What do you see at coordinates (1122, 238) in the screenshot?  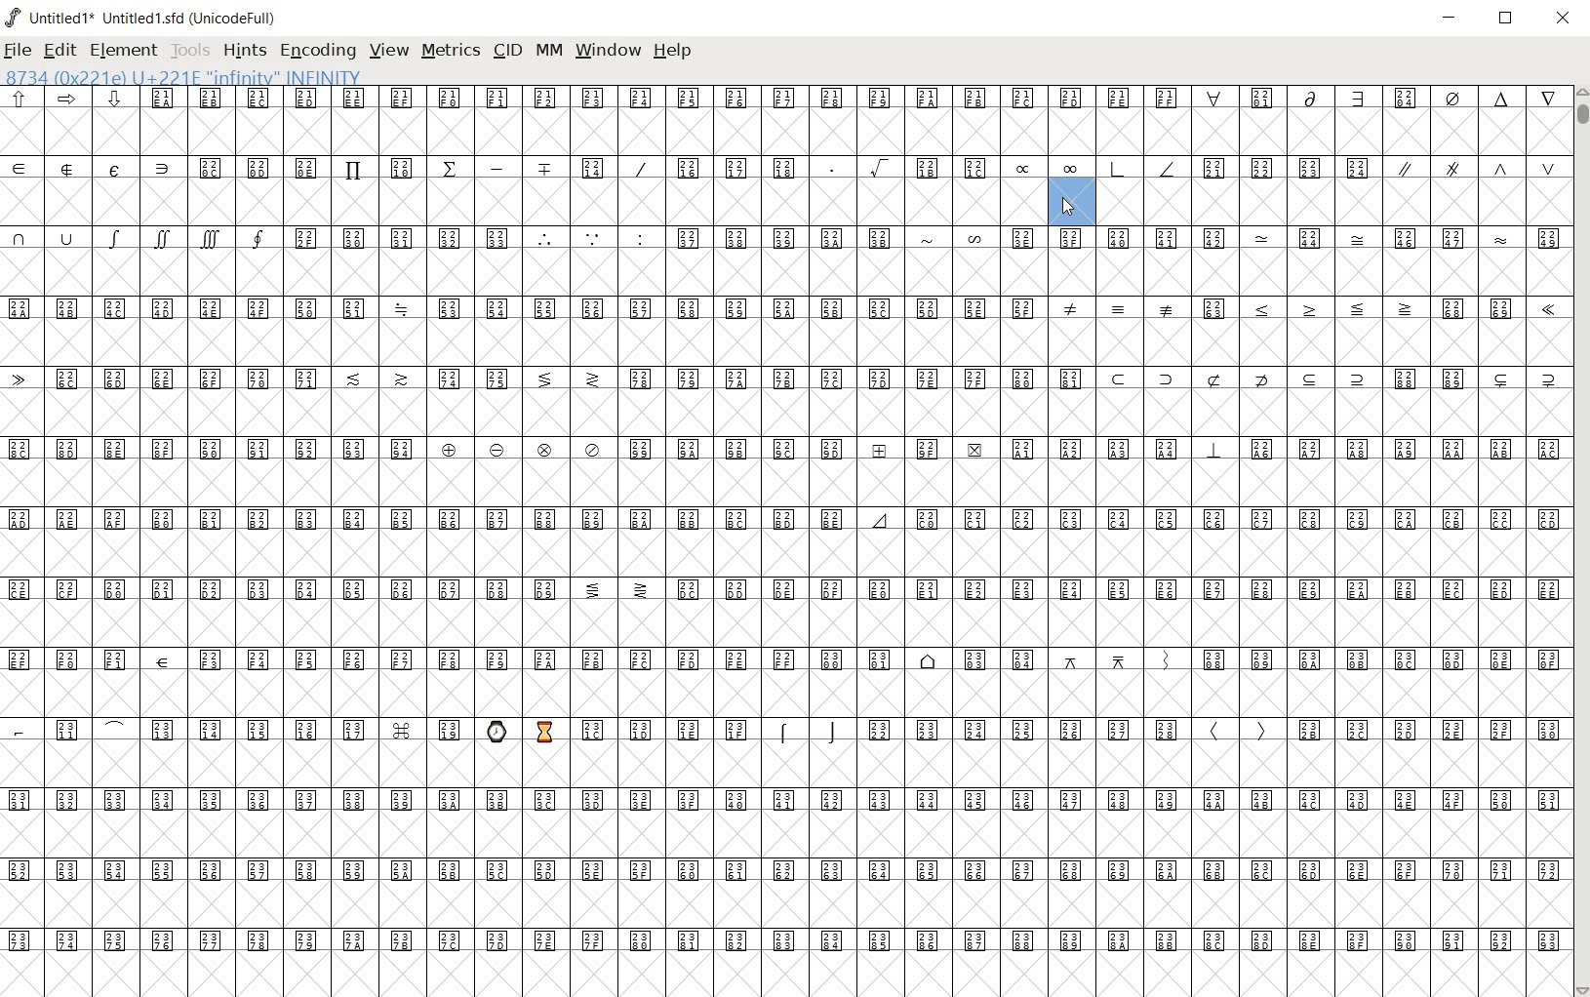 I see `Unicode code points` at bounding box center [1122, 238].